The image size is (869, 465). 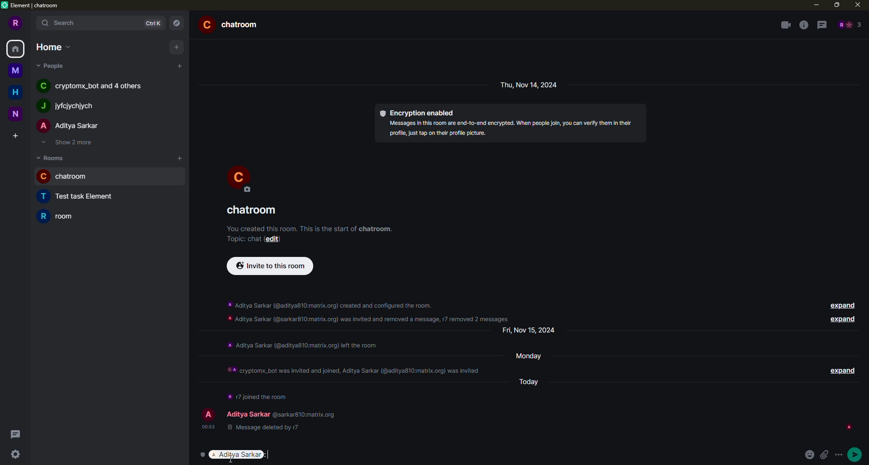 What do you see at coordinates (237, 455) in the screenshot?
I see `metioned` at bounding box center [237, 455].